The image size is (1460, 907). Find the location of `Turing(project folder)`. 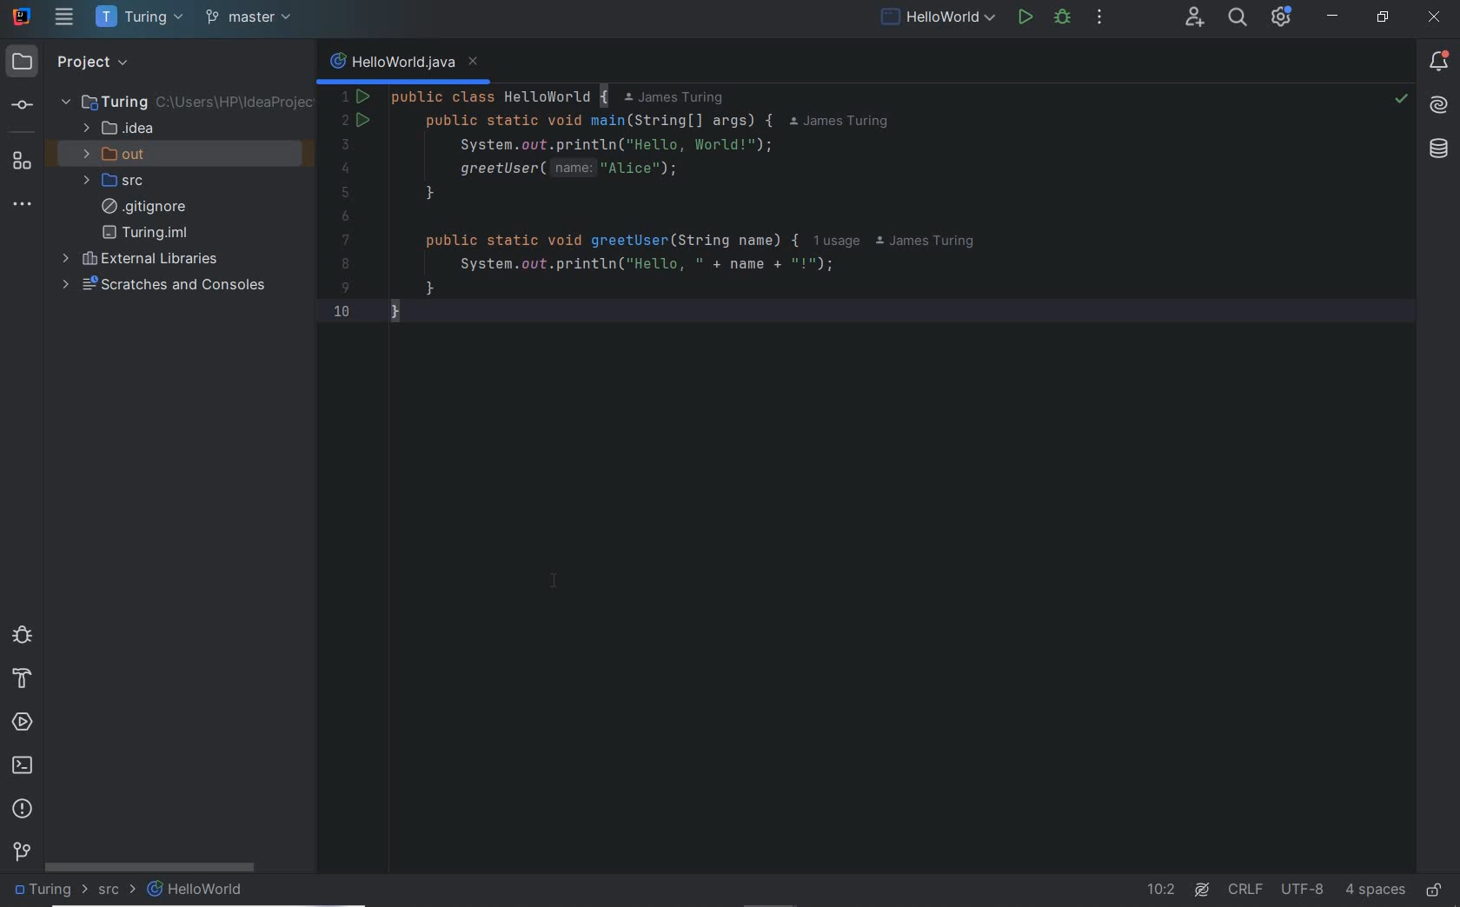

Turing(project folder) is located at coordinates (187, 102).